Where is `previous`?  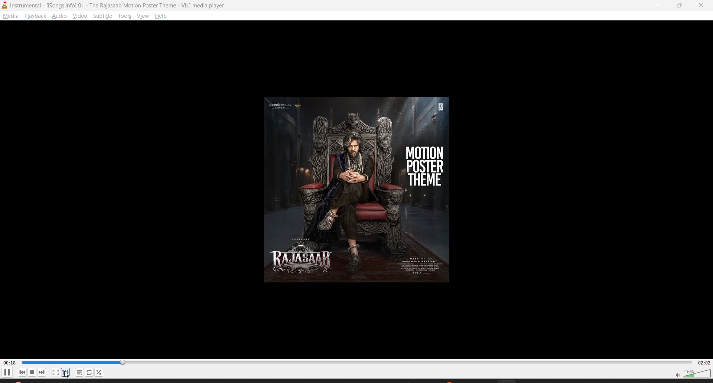 previous is located at coordinates (22, 373).